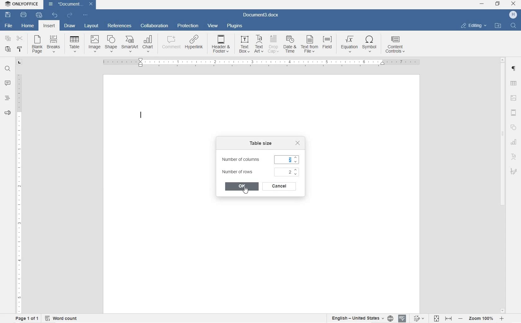 This screenshot has width=521, height=323. I want to click on TextBox, so click(243, 44).